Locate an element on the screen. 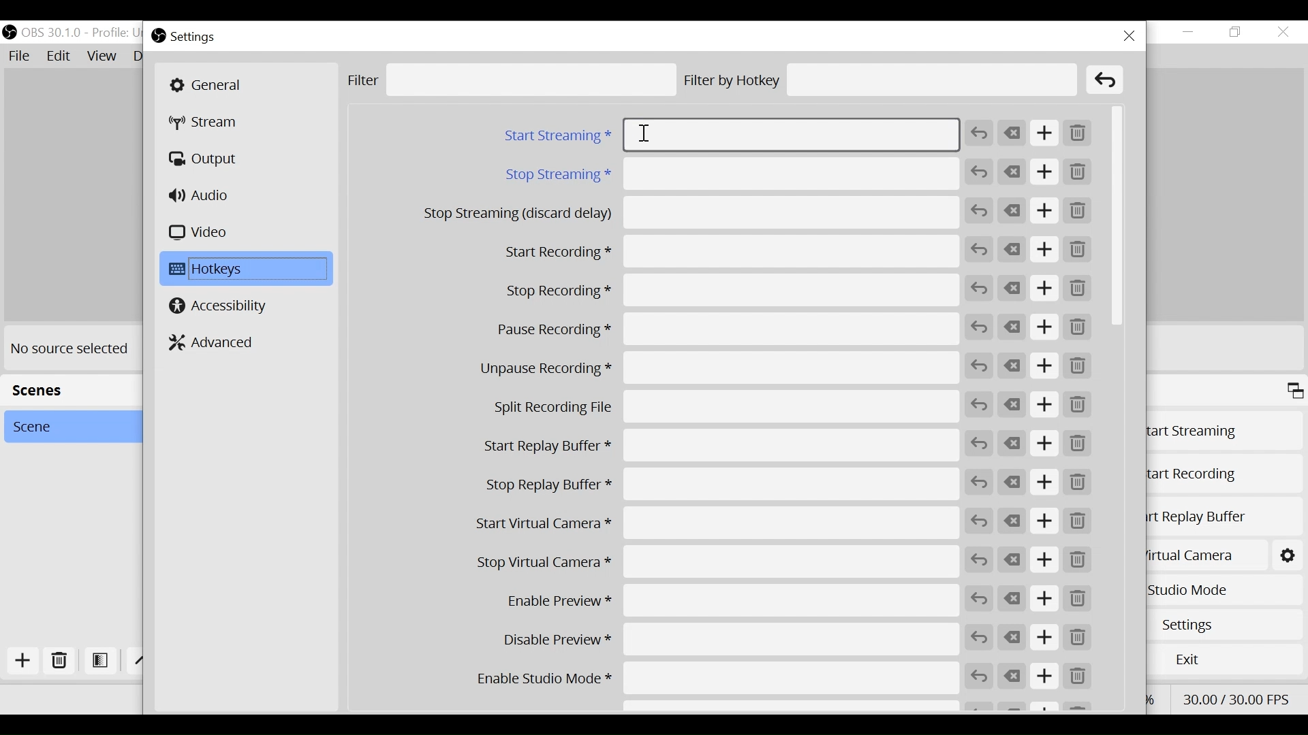  Accessibility is located at coordinates (219, 306).